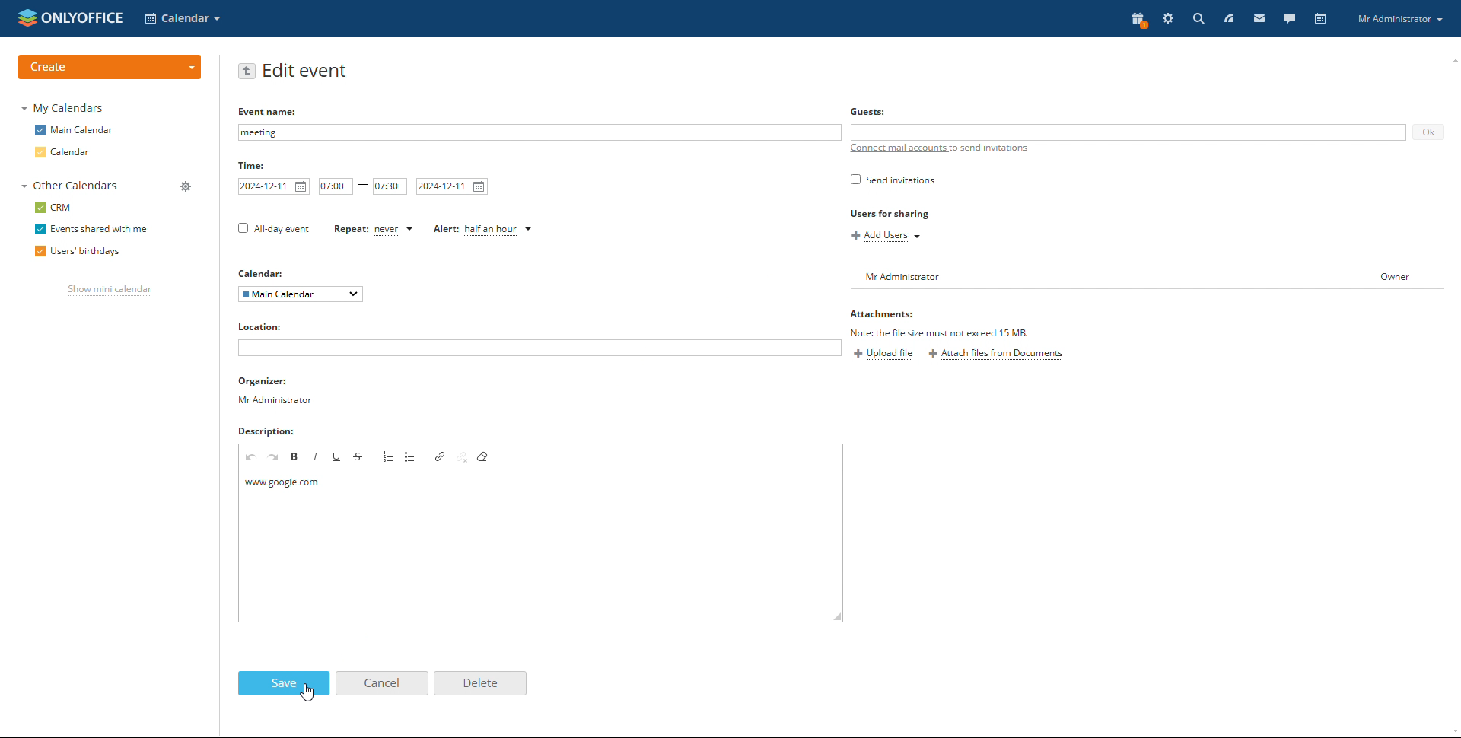 The height and width of the screenshot is (738, 1461). Describe the element at coordinates (316, 457) in the screenshot. I see `italic` at that location.